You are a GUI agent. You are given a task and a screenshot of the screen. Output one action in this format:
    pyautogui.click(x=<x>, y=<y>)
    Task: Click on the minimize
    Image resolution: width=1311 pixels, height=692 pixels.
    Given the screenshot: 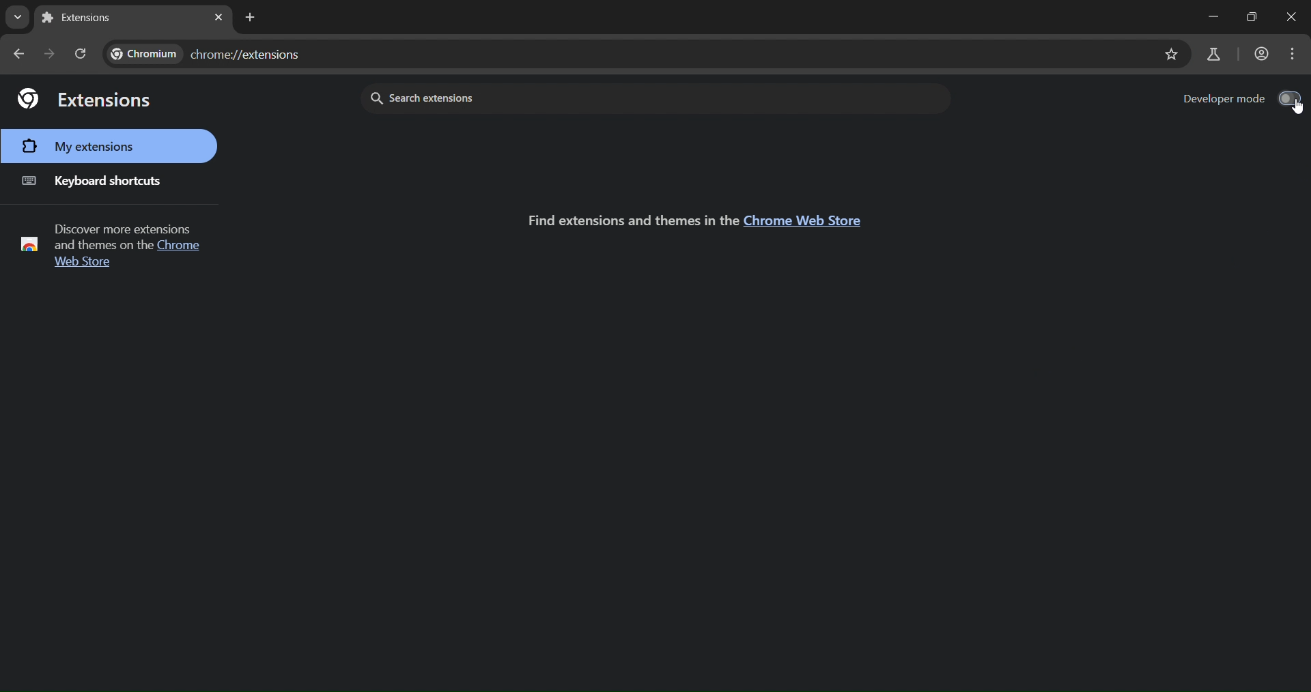 What is the action you would take?
    pyautogui.click(x=1206, y=15)
    